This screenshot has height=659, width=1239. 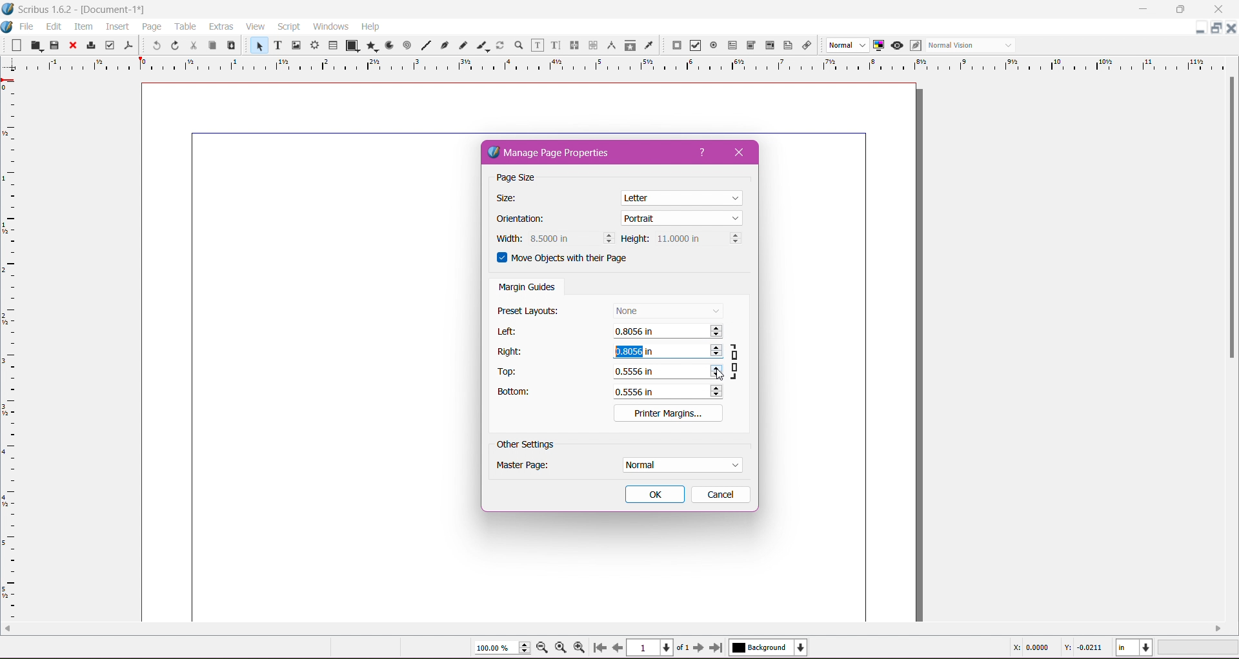 What do you see at coordinates (500, 45) in the screenshot?
I see `Rotate Item` at bounding box center [500, 45].